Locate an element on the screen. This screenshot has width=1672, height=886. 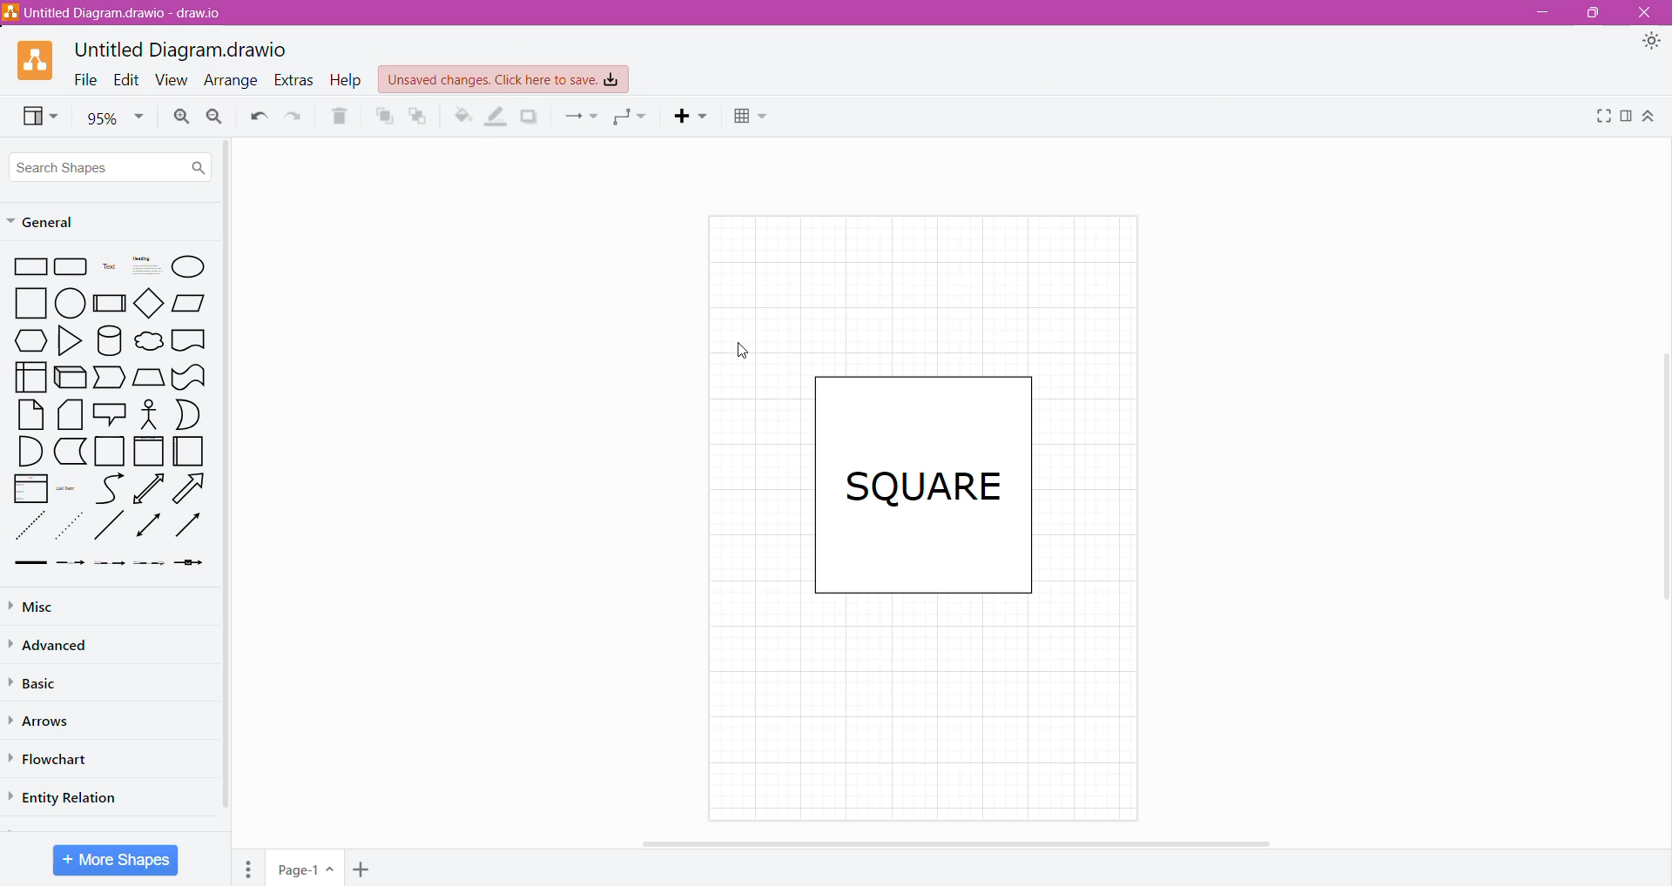
Fill Color is located at coordinates (457, 117).